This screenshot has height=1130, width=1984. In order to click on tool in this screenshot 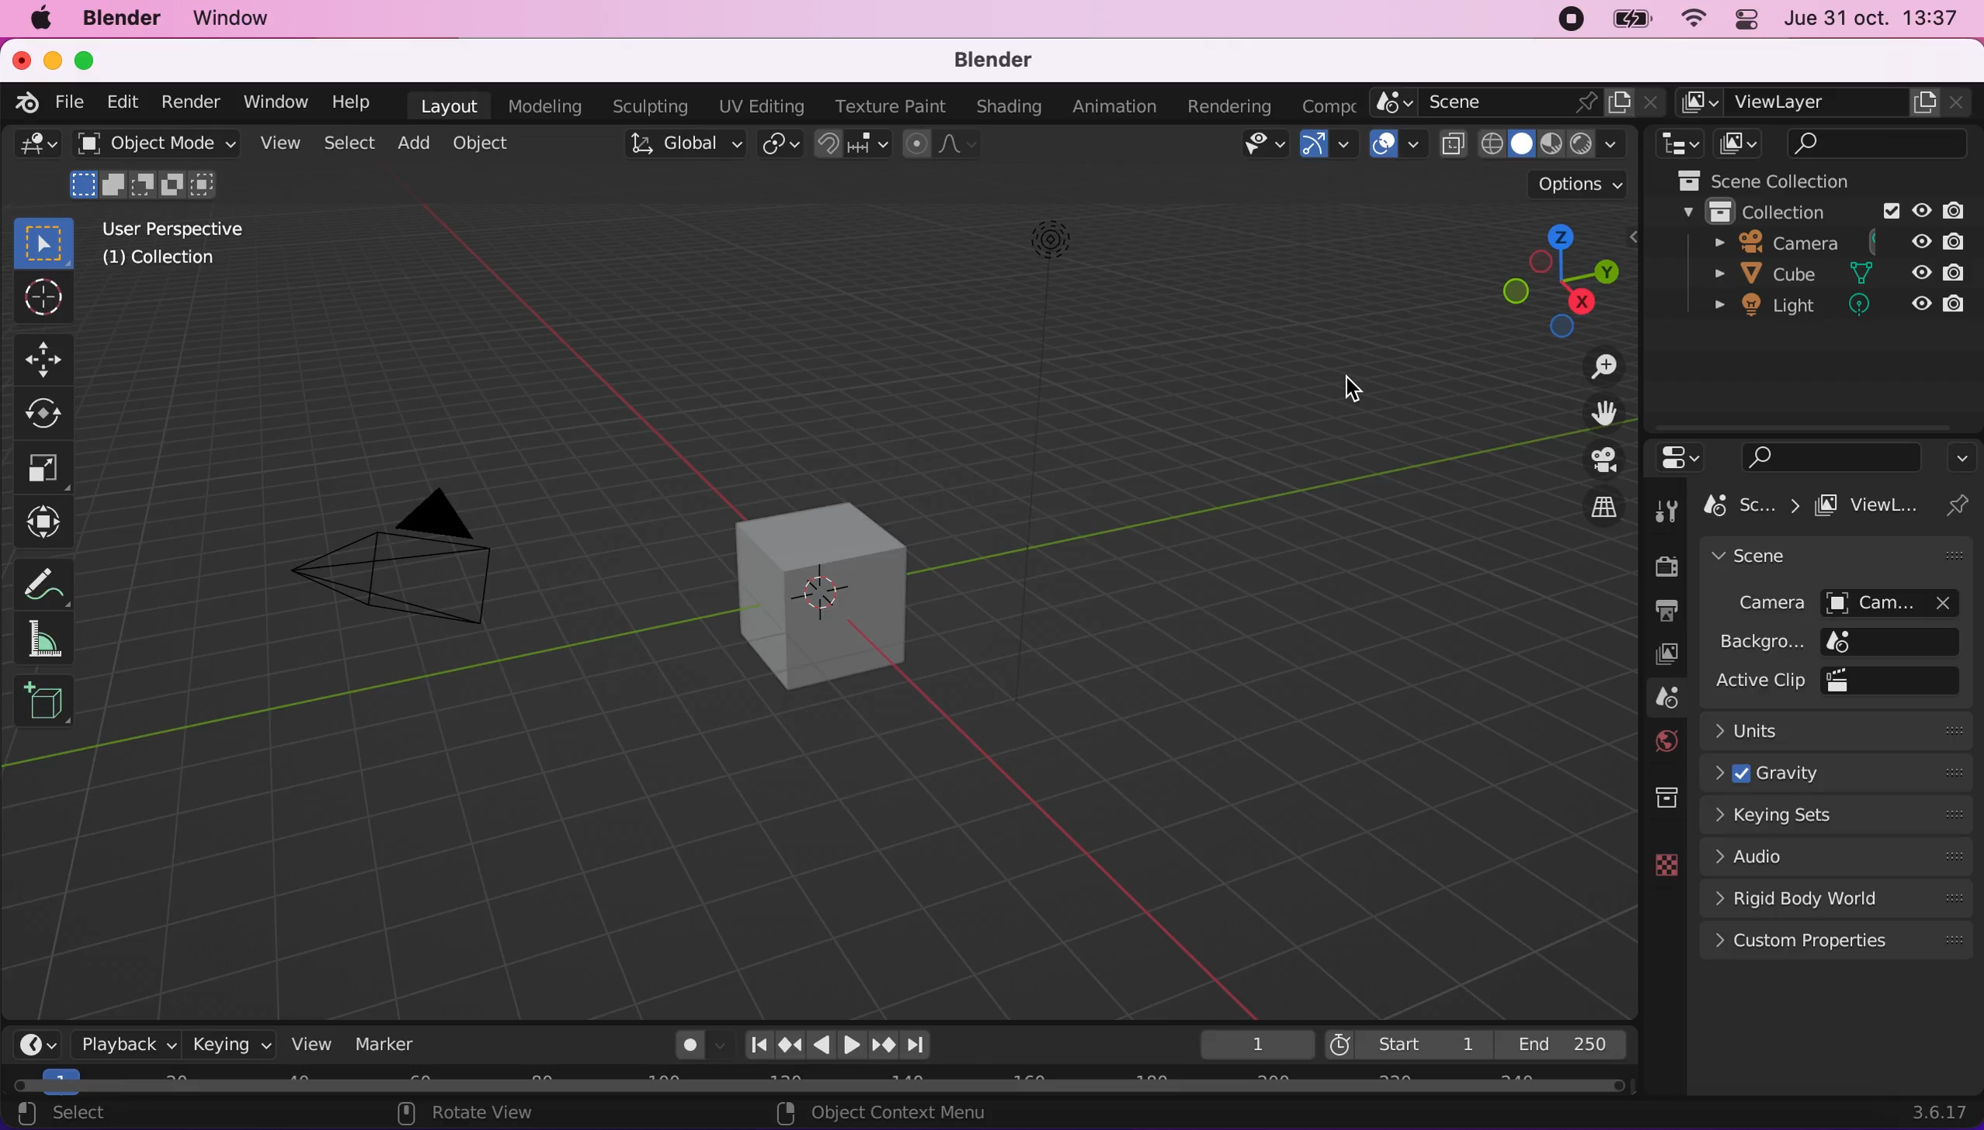, I will do `click(1666, 508)`.